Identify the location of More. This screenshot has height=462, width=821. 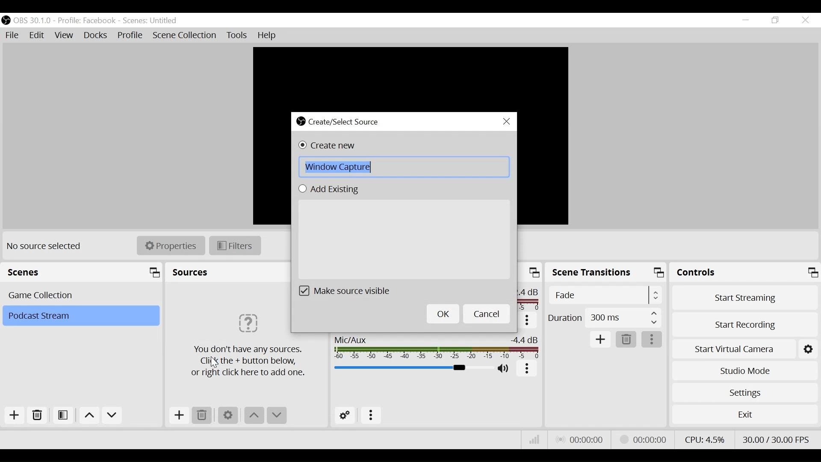
(526, 320).